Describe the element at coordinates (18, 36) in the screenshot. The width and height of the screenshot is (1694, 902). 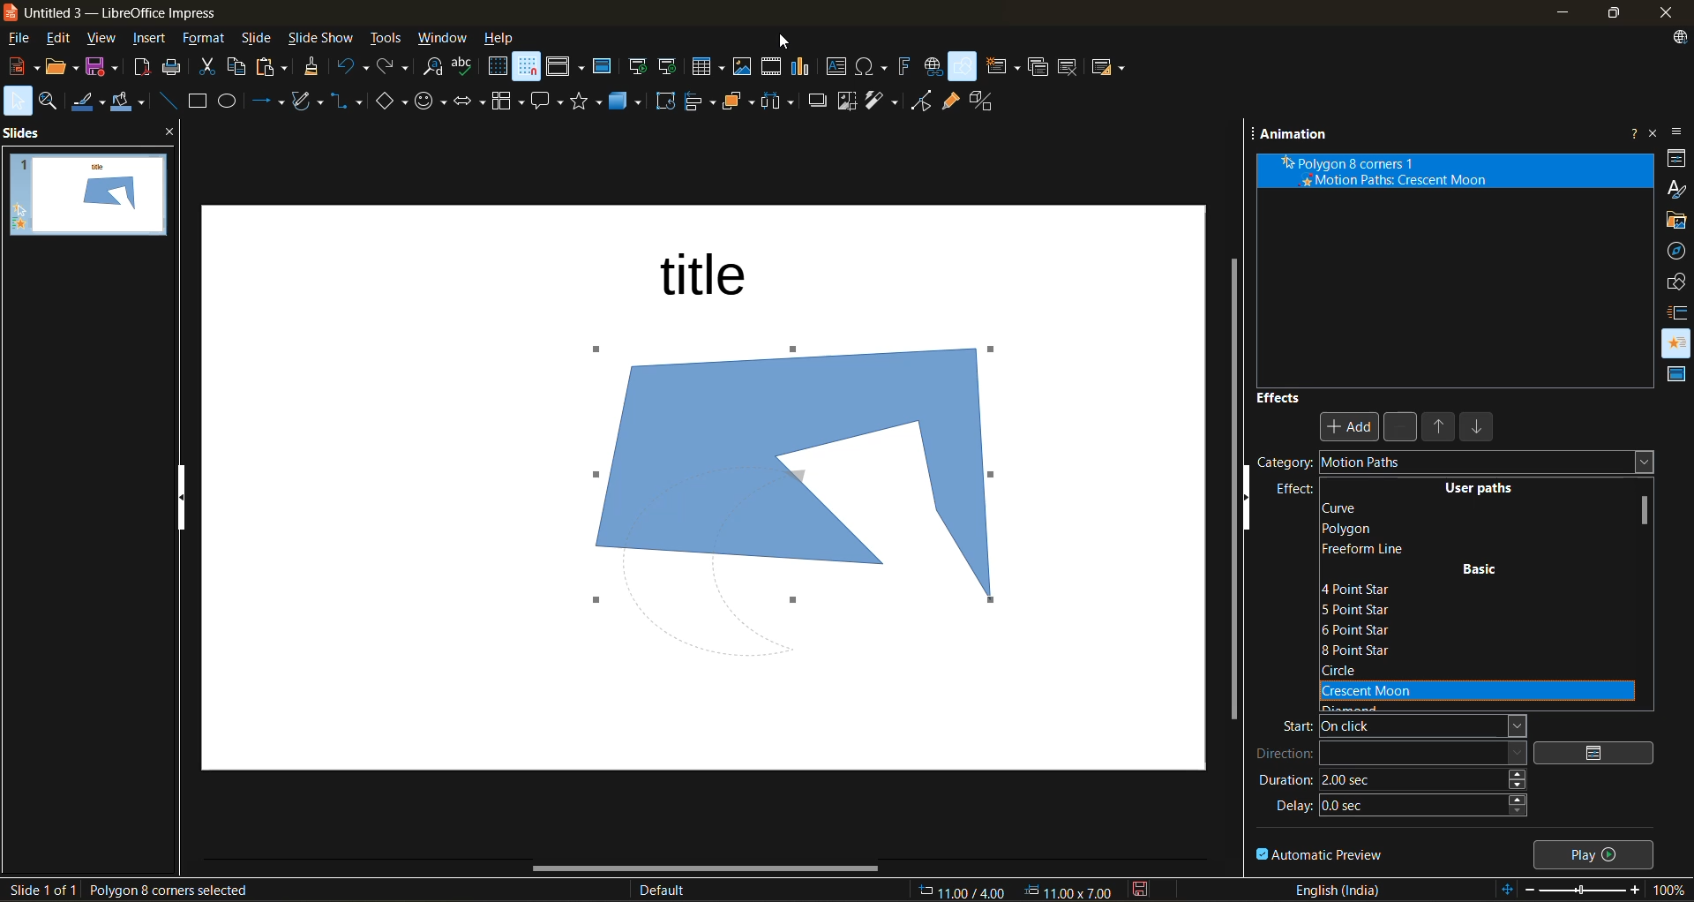
I see `file` at that location.